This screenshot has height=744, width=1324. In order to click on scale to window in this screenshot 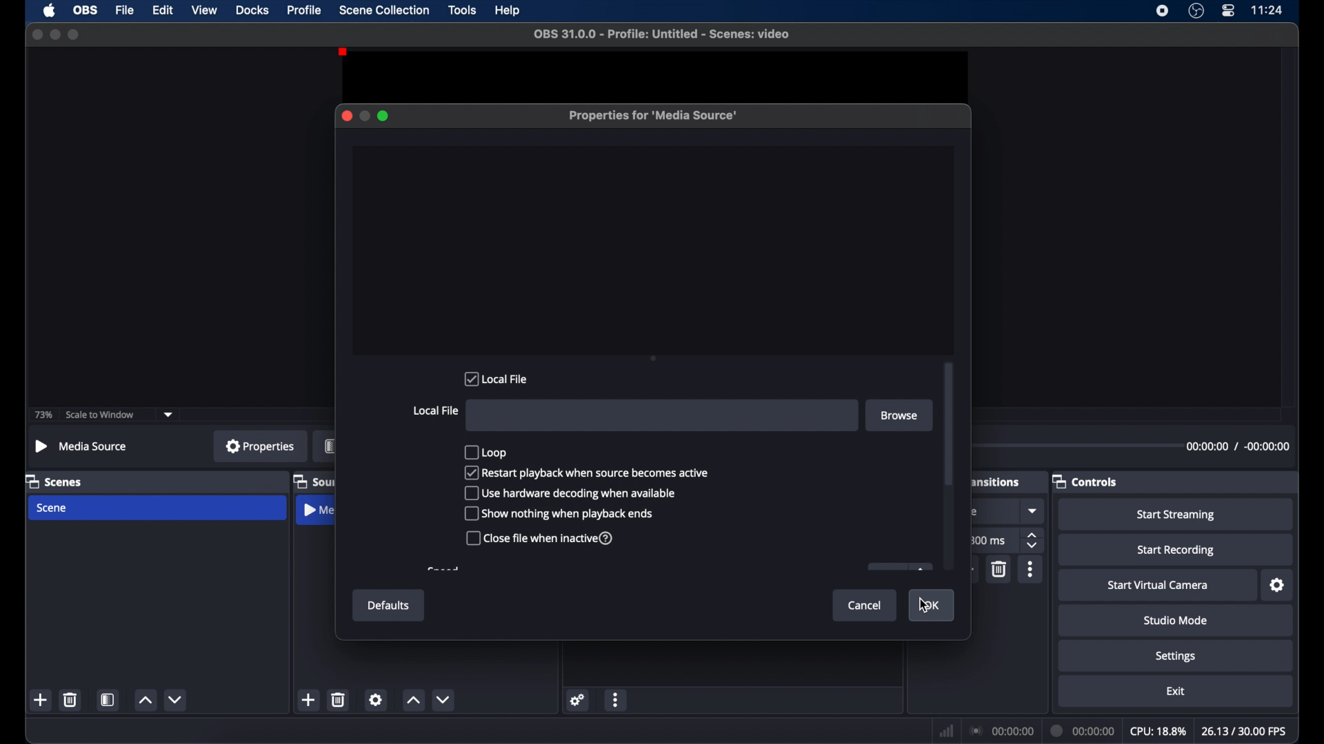, I will do `click(100, 415)`.